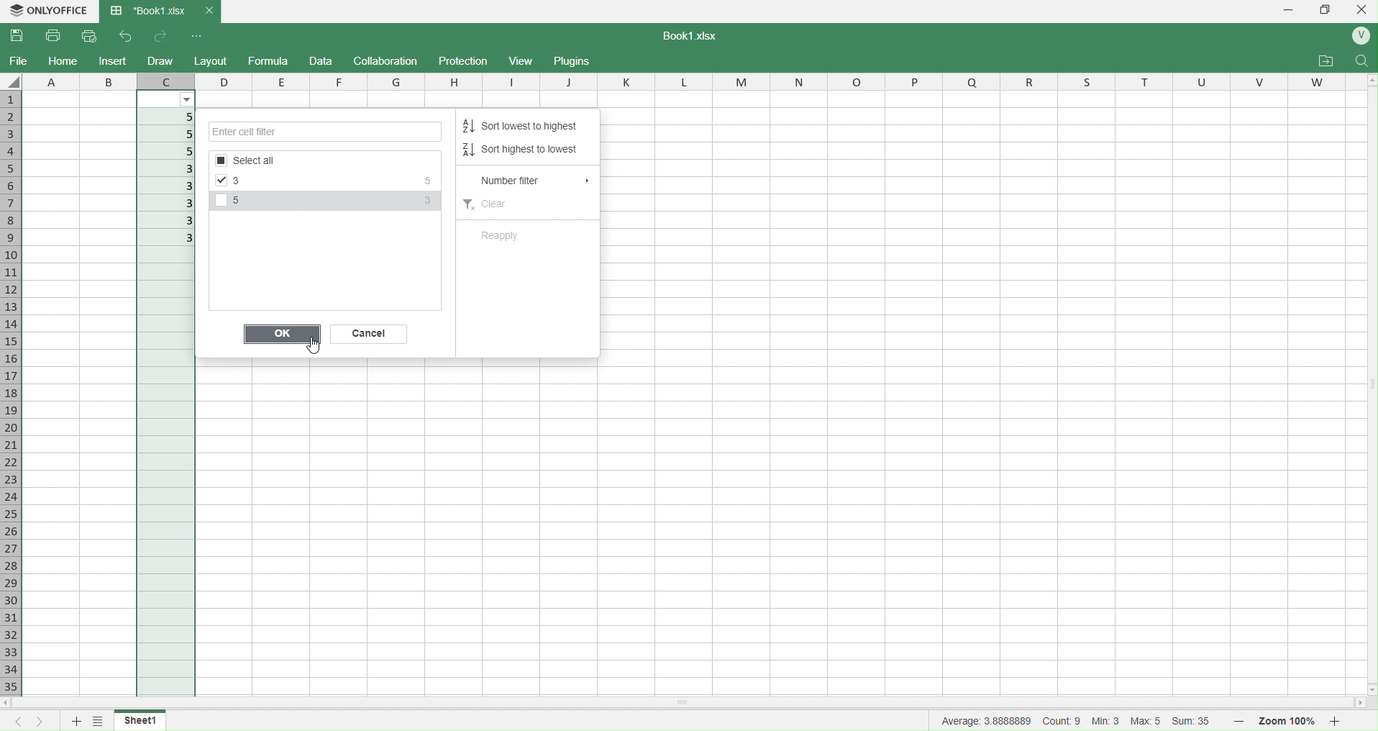 The image size is (1378, 731). Describe the element at coordinates (421, 182) in the screenshot. I see `5` at that location.